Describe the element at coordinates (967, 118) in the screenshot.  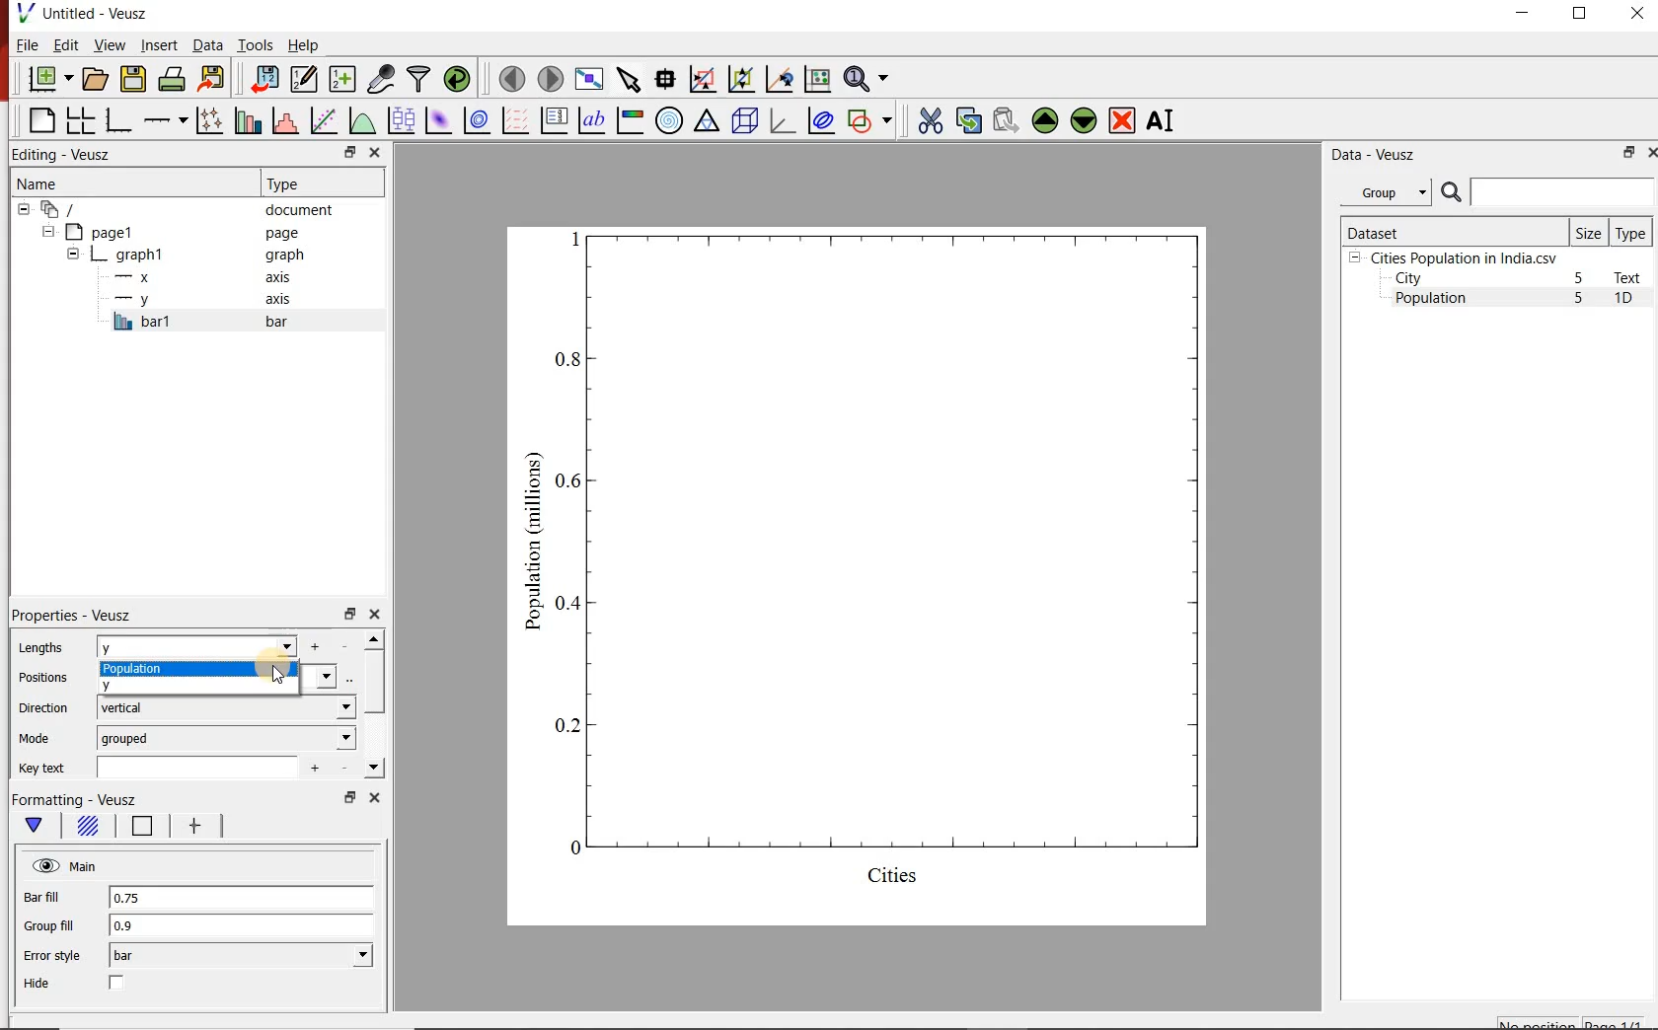
I see `copy the selected widget` at that location.